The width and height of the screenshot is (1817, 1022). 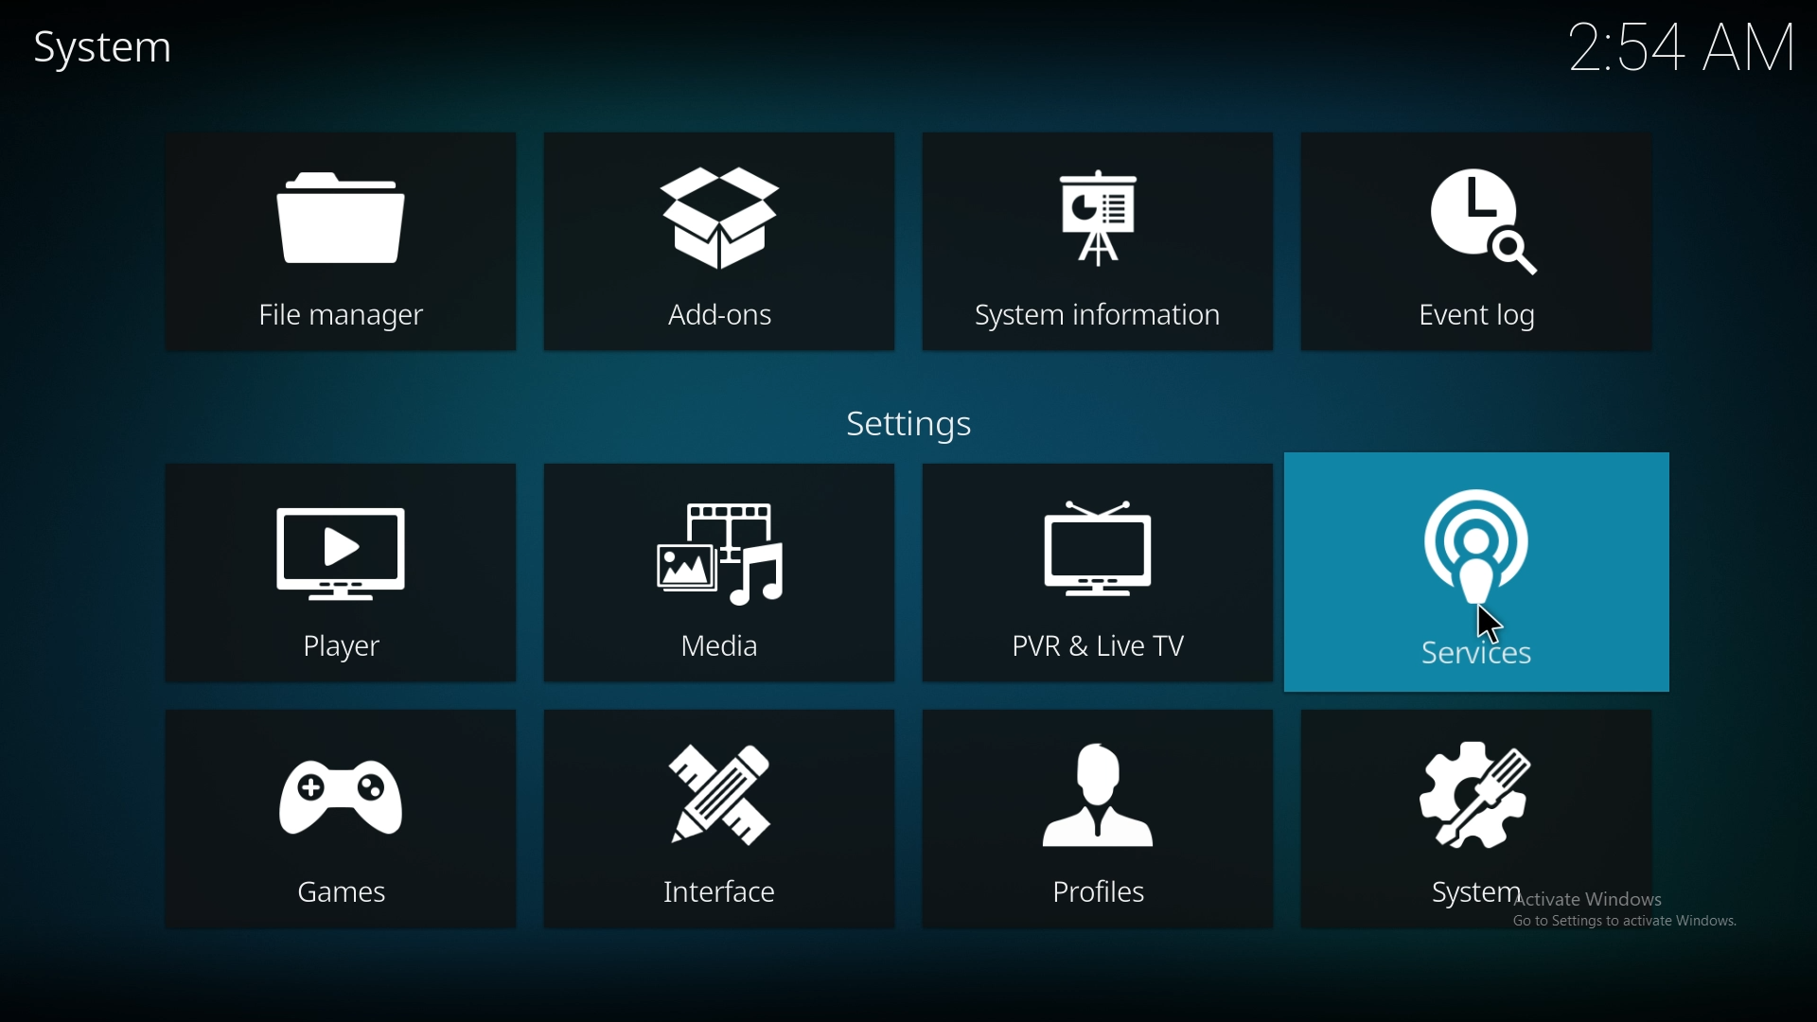 I want to click on system info, so click(x=1099, y=245).